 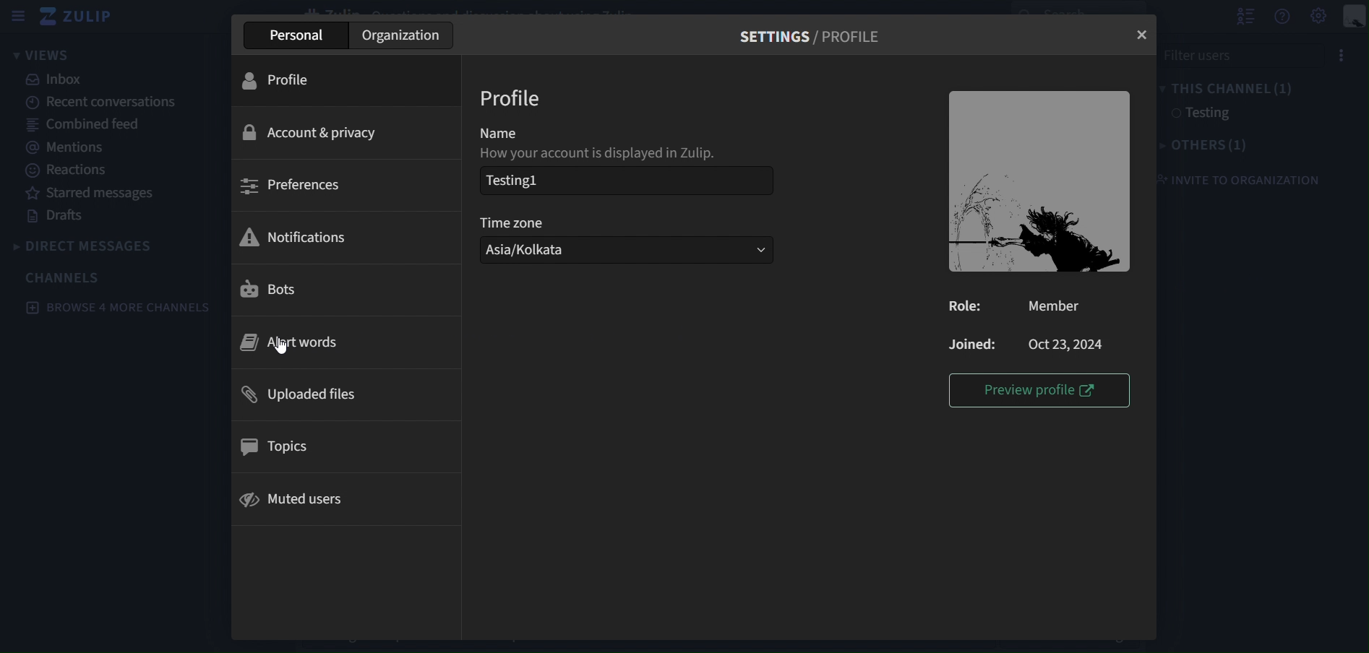 I want to click on invite to organization, so click(x=1237, y=181).